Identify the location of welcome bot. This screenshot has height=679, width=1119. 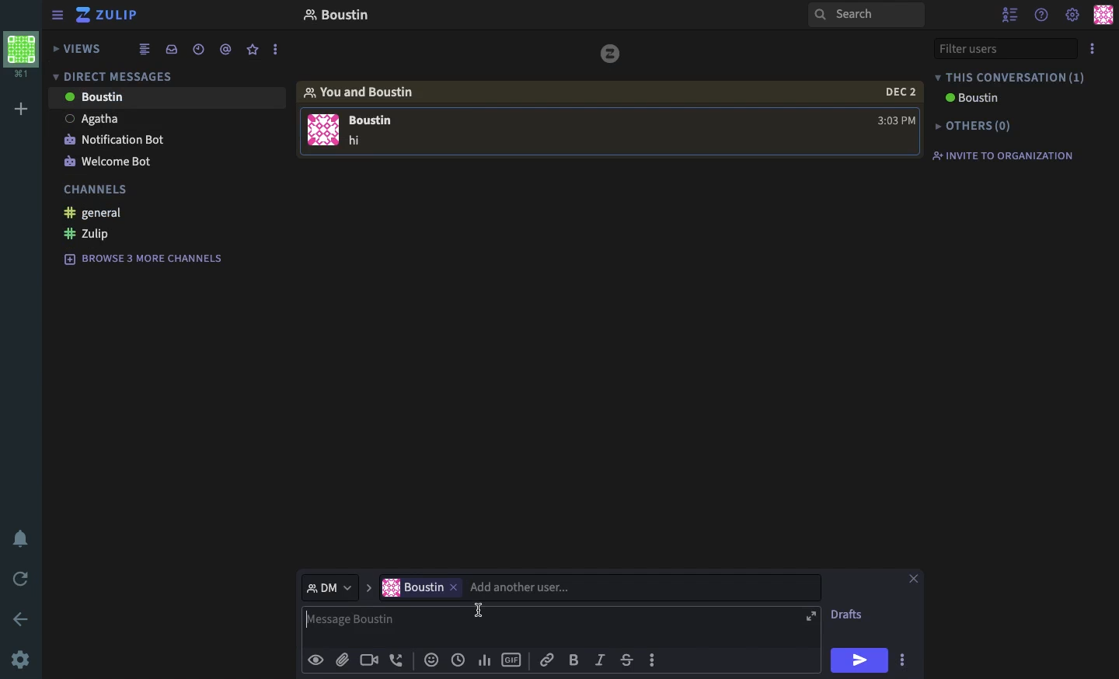
(107, 163).